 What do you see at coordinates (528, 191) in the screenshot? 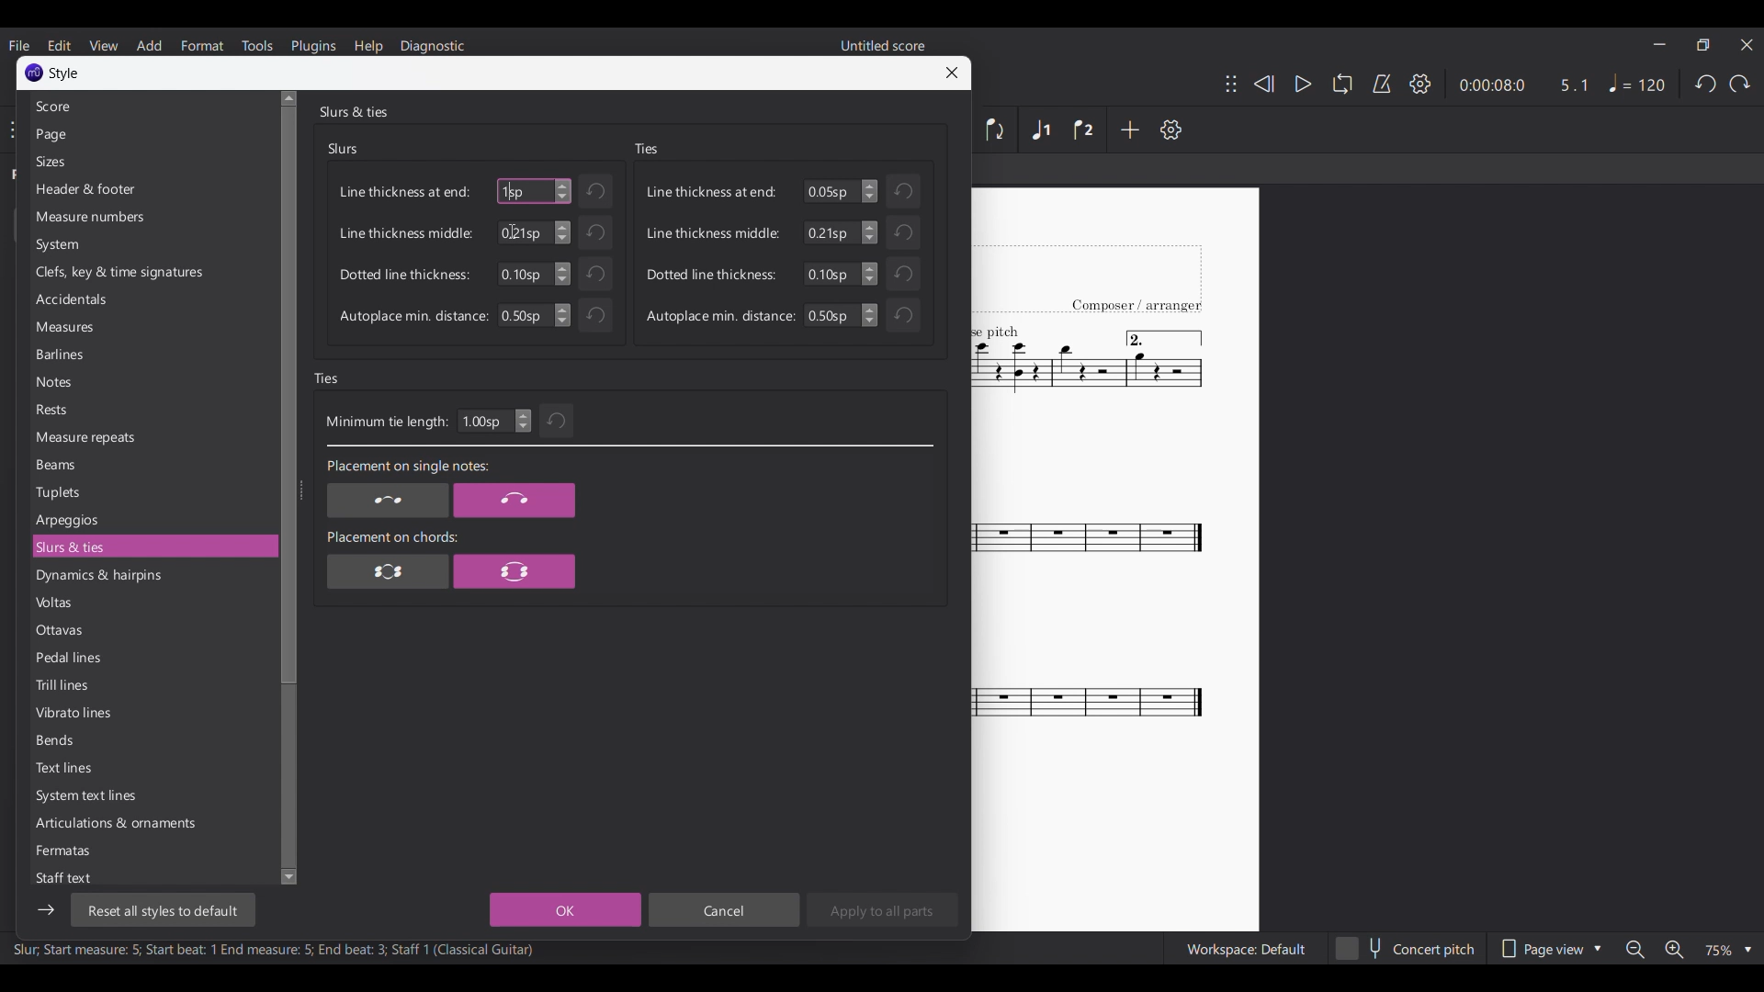
I see `Typing in` at bounding box center [528, 191].